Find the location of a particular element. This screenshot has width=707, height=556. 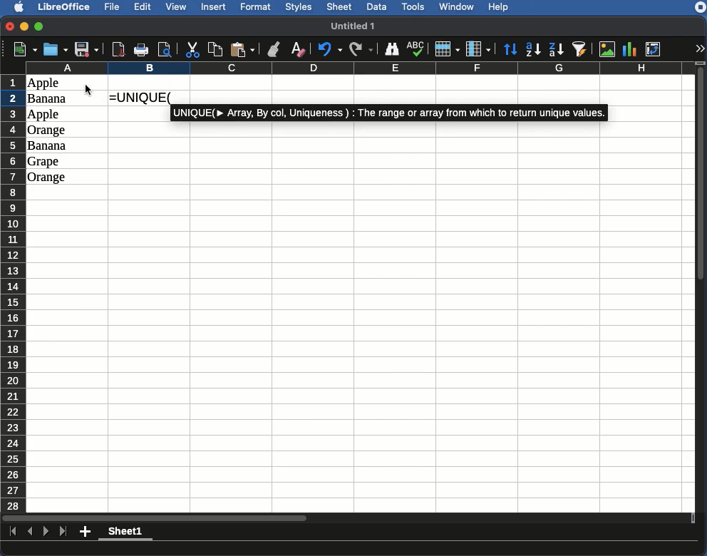

New is located at coordinates (21, 49).